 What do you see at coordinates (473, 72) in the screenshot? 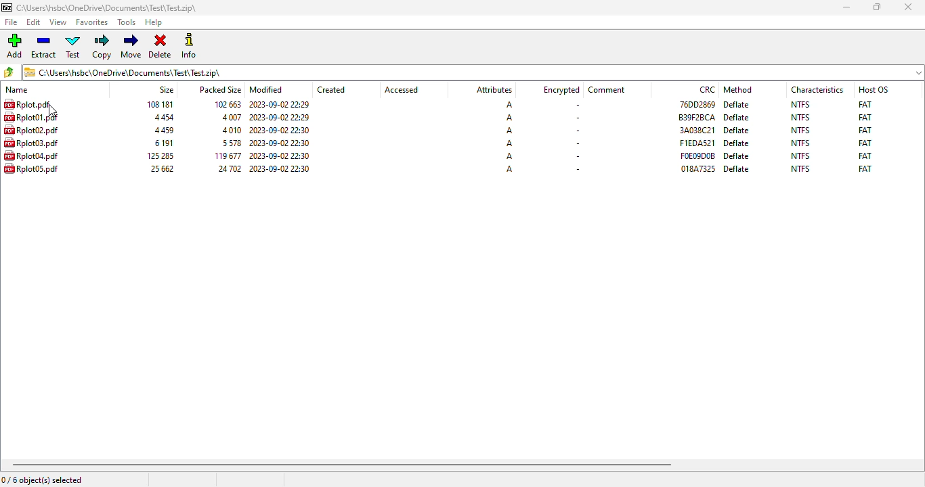
I see `.zip archive` at bounding box center [473, 72].